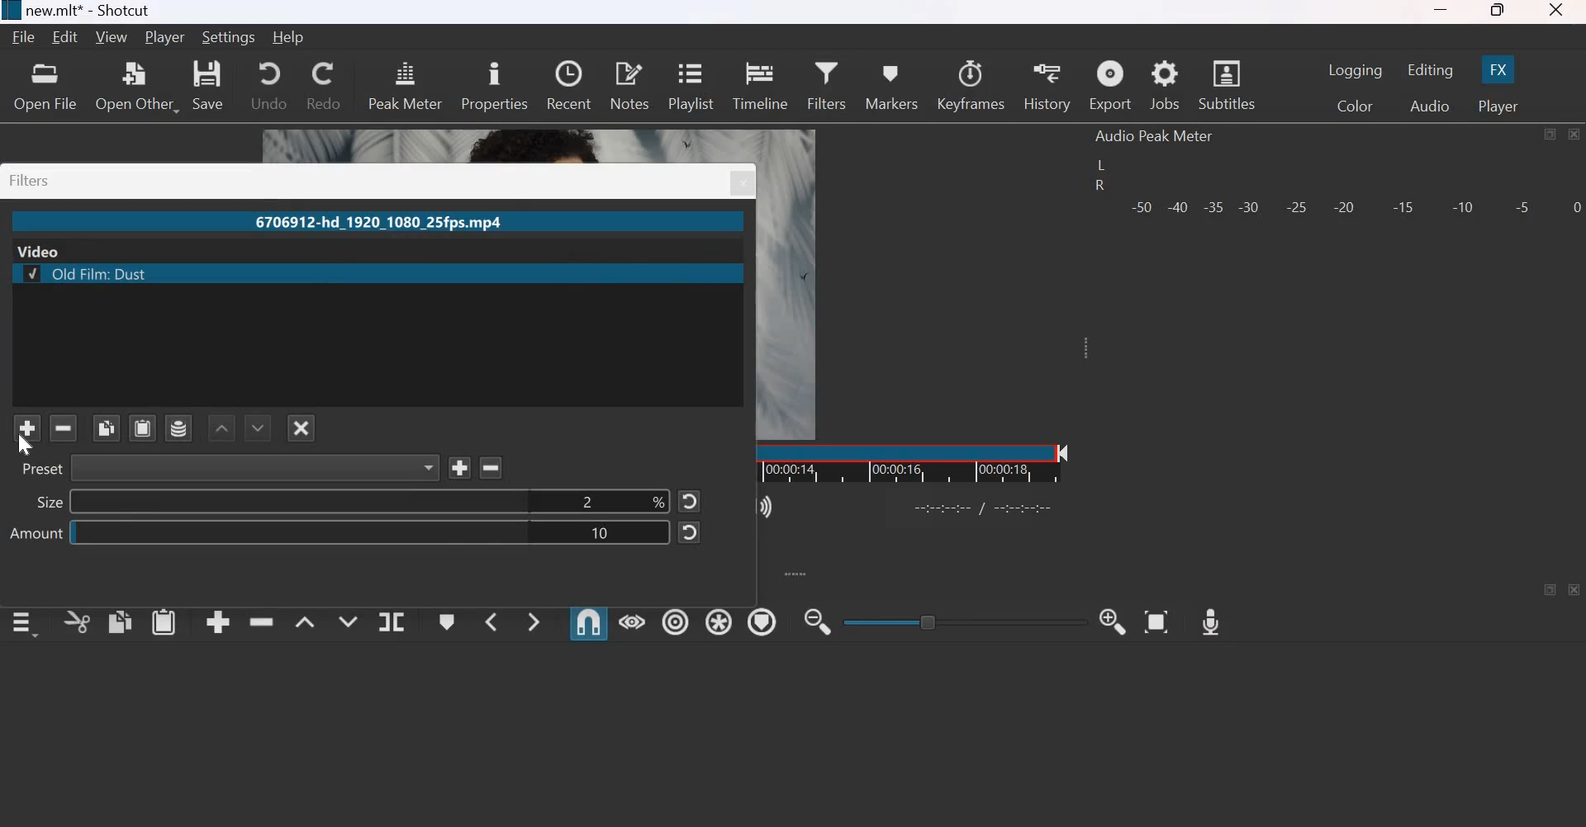 This screenshot has width=1586, height=827. What do you see at coordinates (1431, 105) in the screenshot?
I see `Audio` at bounding box center [1431, 105].